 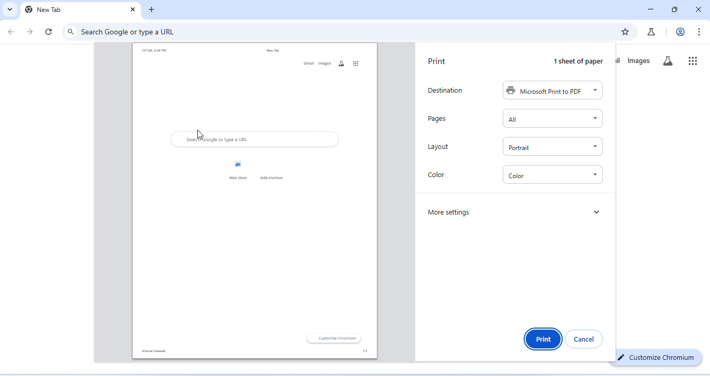 What do you see at coordinates (275, 170) in the screenshot?
I see `add shortcut` at bounding box center [275, 170].